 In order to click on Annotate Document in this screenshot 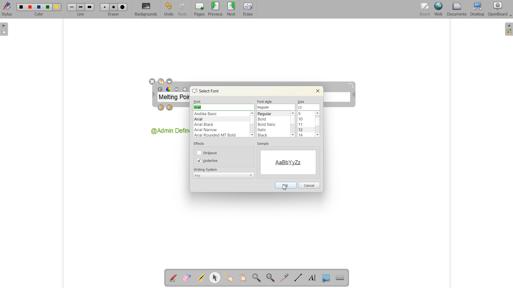, I will do `click(173, 278)`.